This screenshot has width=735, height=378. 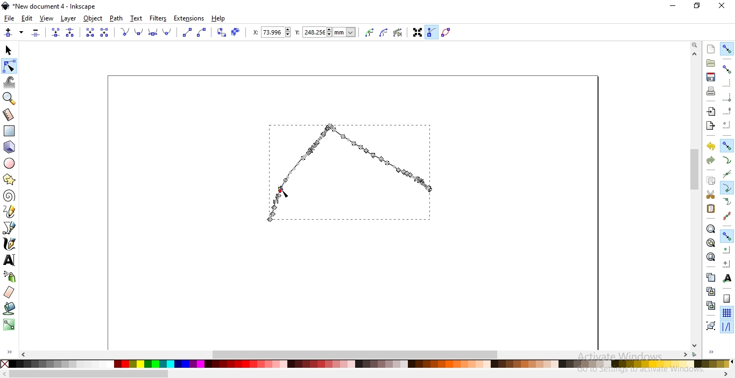 I want to click on insert new nodes into selected segments, so click(x=22, y=32).